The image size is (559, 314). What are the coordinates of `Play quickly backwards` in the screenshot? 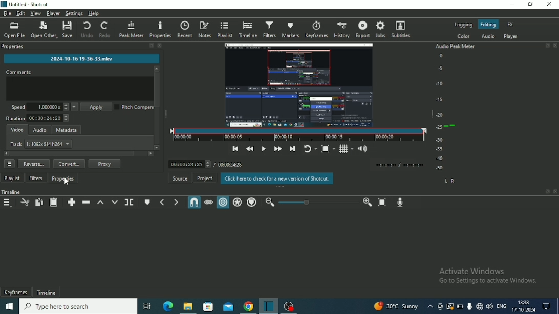 It's located at (250, 149).